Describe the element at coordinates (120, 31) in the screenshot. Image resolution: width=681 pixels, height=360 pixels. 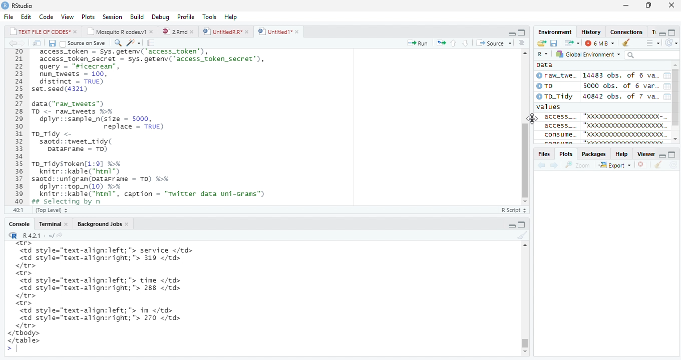
I see `| Mosauito R codes.y!` at that location.